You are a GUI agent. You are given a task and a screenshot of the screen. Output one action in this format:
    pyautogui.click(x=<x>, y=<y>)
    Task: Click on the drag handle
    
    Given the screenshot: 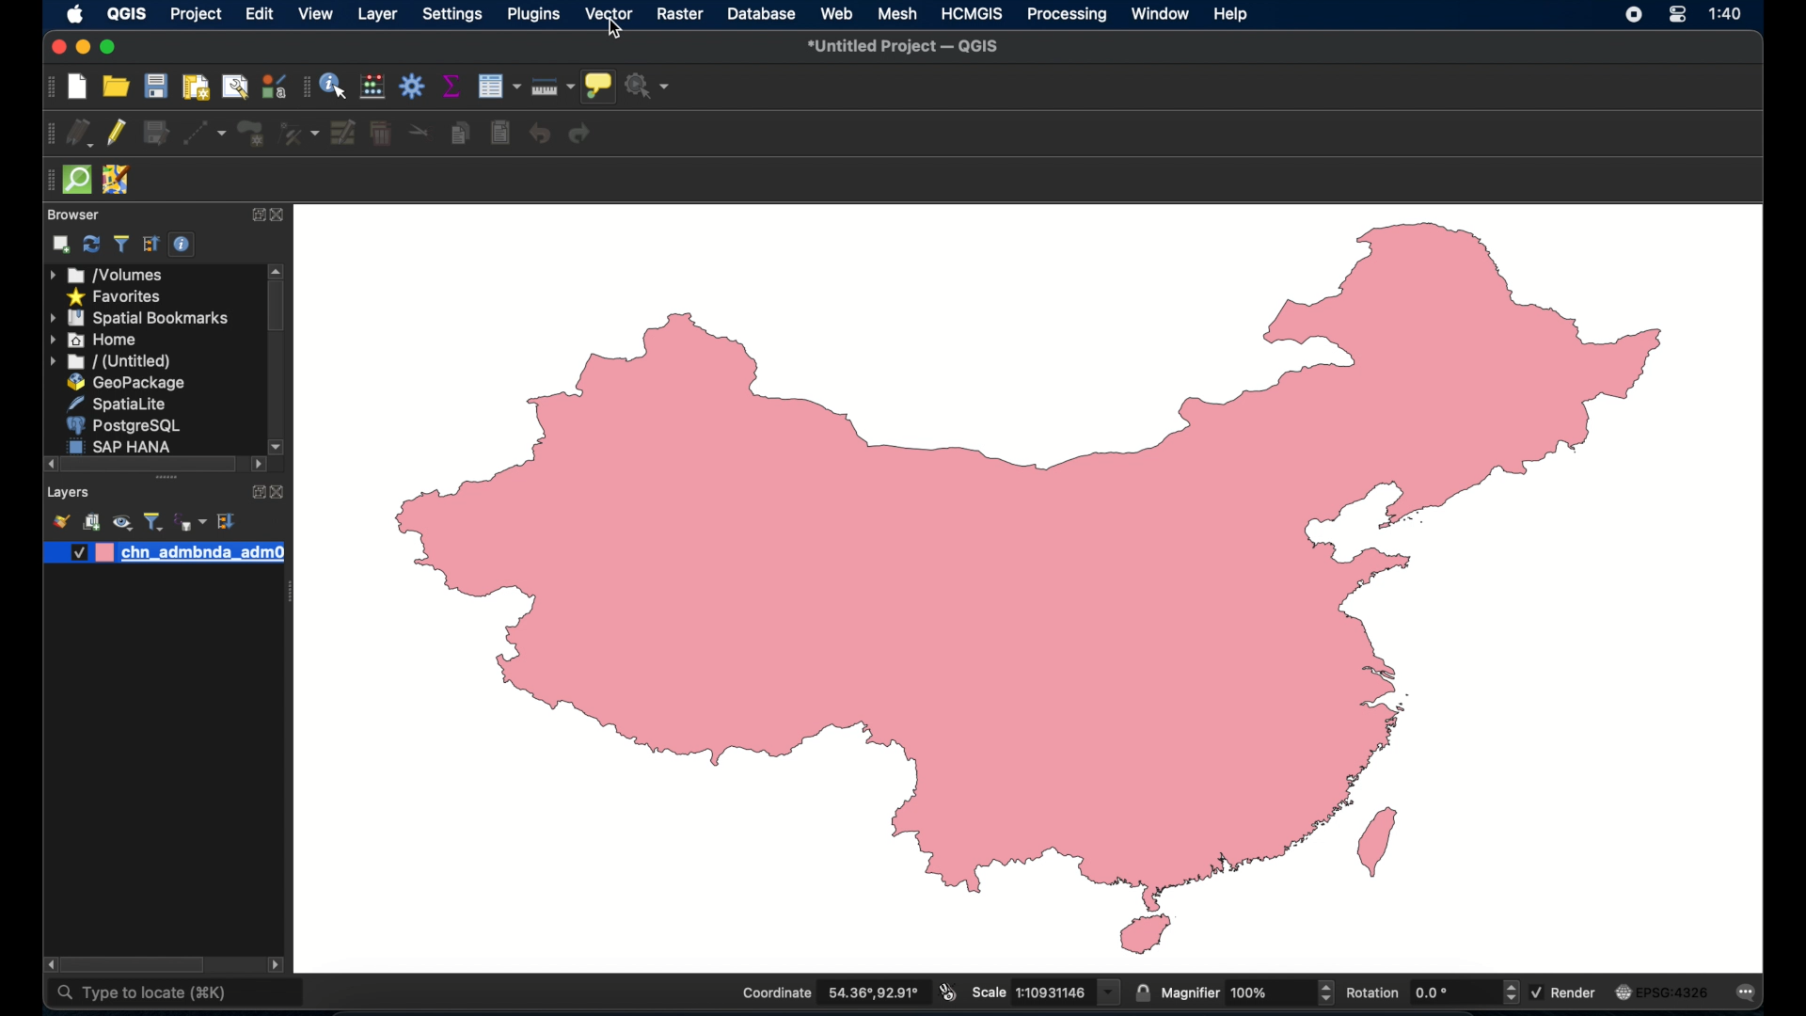 What is the action you would take?
    pyautogui.click(x=45, y=179)
    